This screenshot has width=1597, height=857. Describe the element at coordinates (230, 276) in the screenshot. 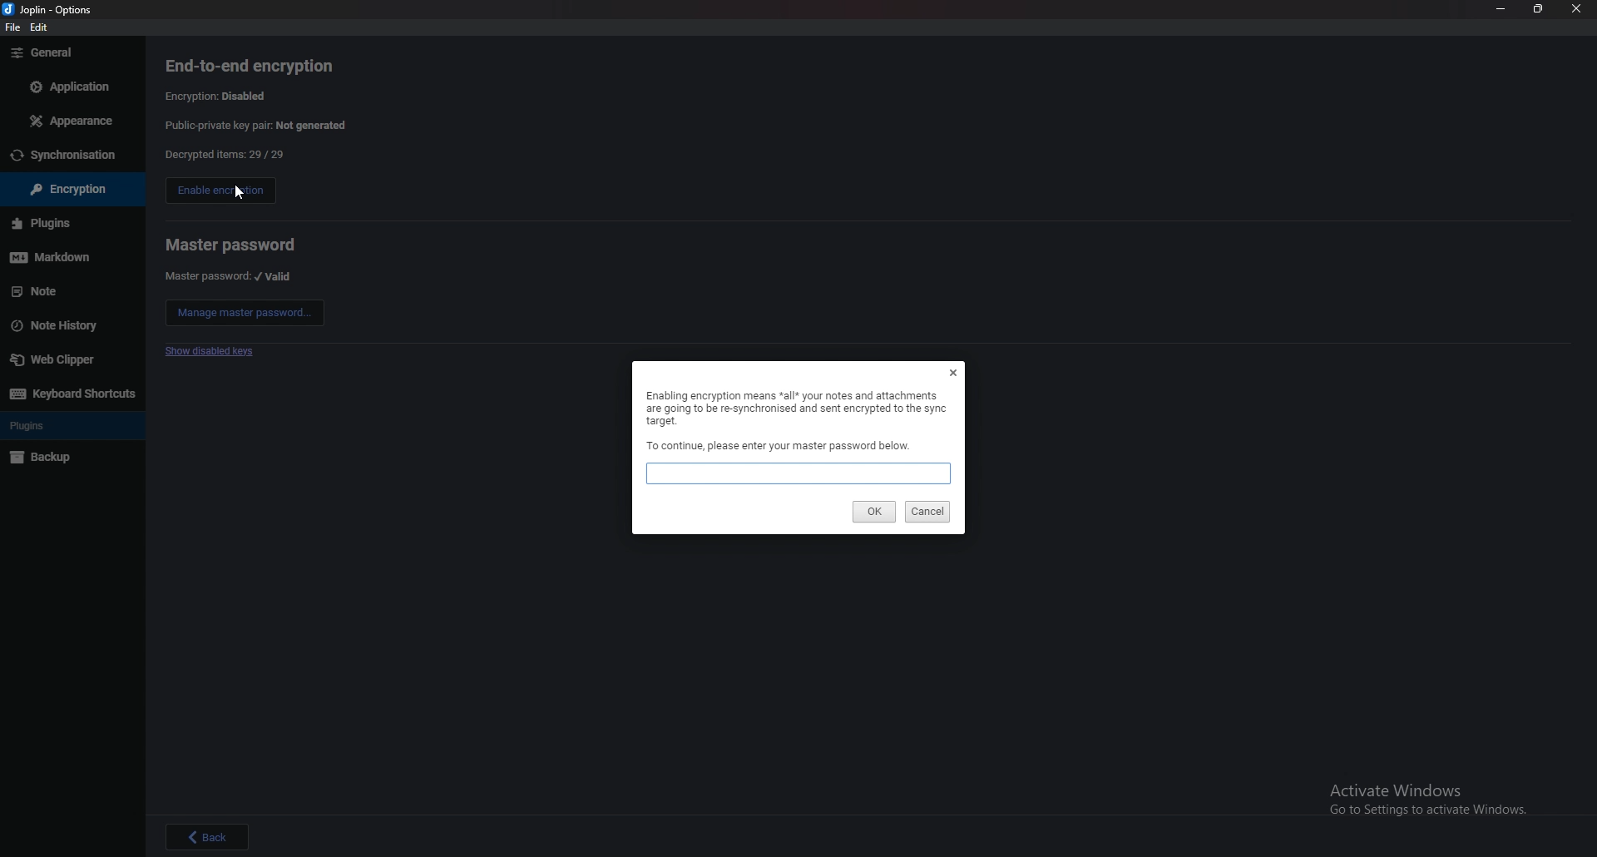

I see `master password valid` at that location.